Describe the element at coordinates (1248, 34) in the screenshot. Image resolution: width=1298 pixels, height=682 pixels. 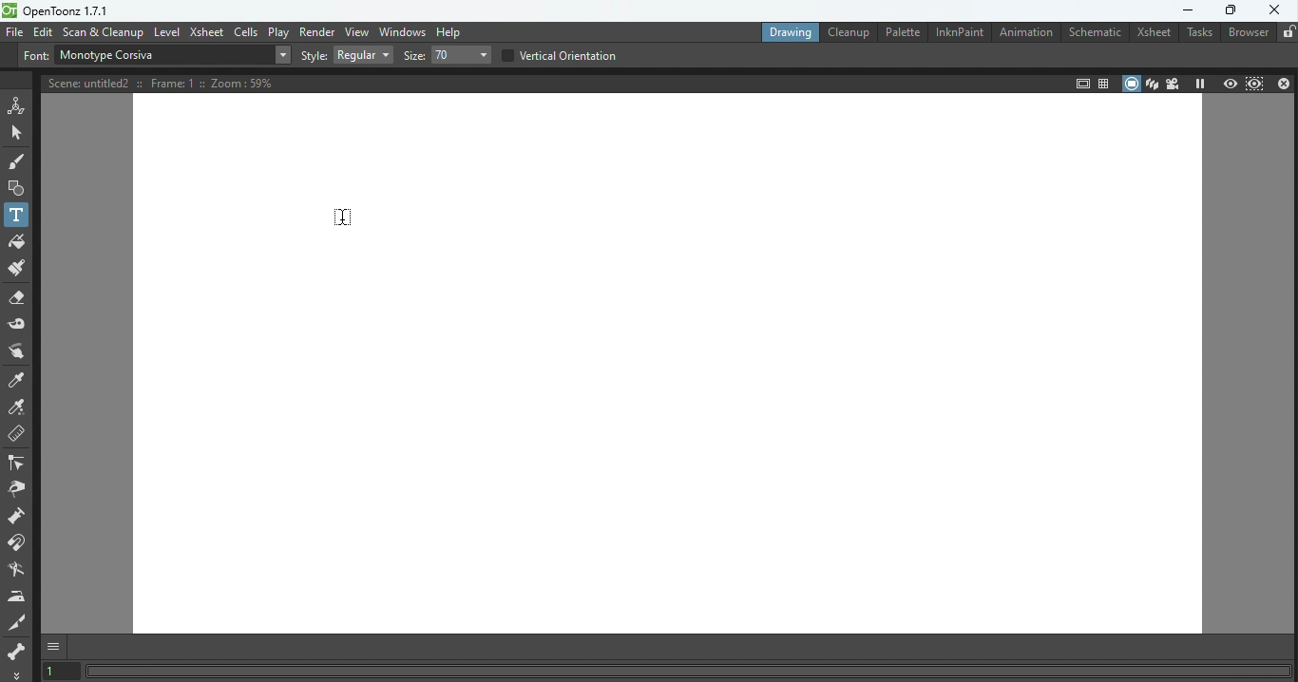
I see `Browser` at that location.